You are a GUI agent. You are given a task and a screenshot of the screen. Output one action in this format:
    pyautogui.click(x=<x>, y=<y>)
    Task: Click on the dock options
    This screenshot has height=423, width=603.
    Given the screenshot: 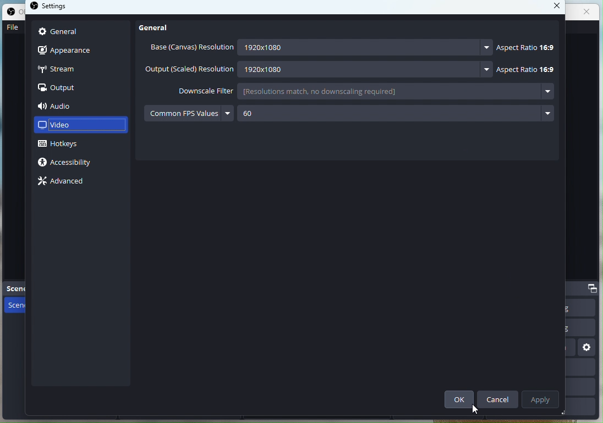 What is the action you would take?
    pyautogui.click(x=593, y=288)
    